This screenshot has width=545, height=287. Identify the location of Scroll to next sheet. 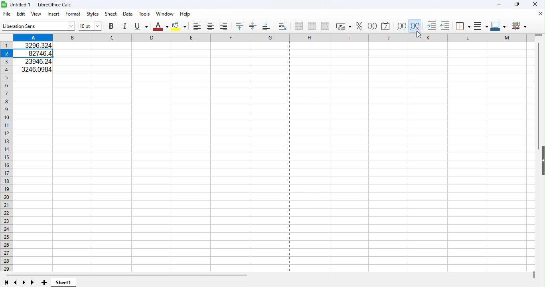
(25, 283).